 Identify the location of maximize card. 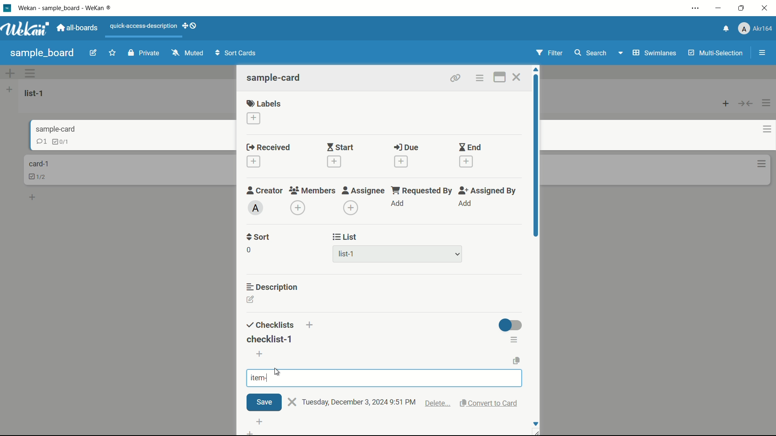
(500, 77).